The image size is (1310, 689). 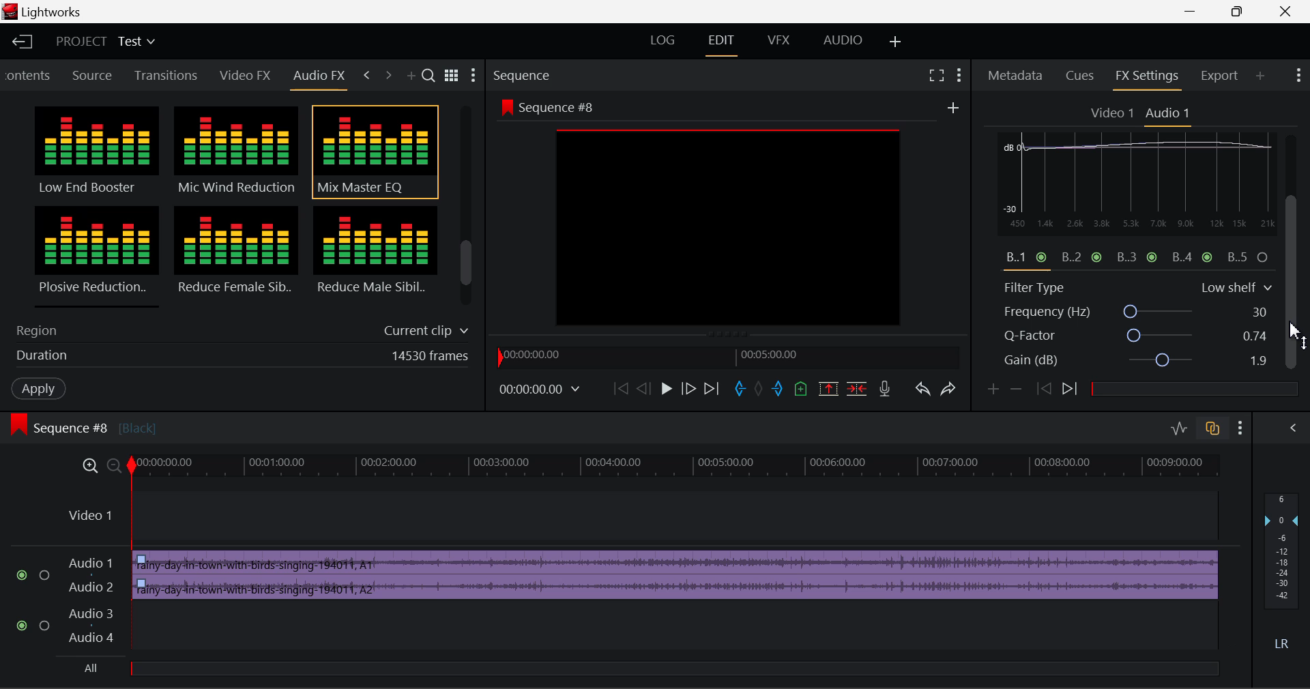 I want to click on Mark Cue, so click(x=800, y=390).